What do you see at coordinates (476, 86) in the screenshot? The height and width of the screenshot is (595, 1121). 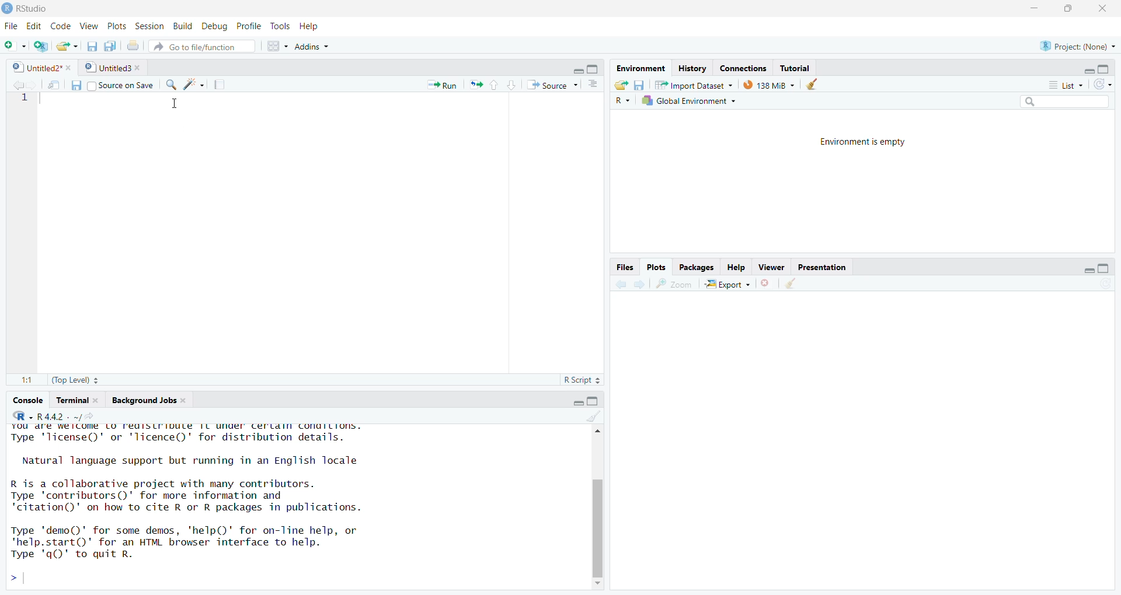 I see `rerun` at bounding box center [476, 86].